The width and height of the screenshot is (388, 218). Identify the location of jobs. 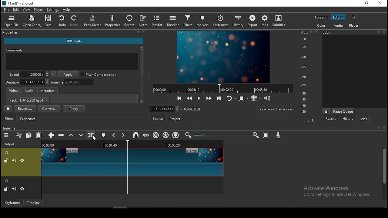
(266, 21).